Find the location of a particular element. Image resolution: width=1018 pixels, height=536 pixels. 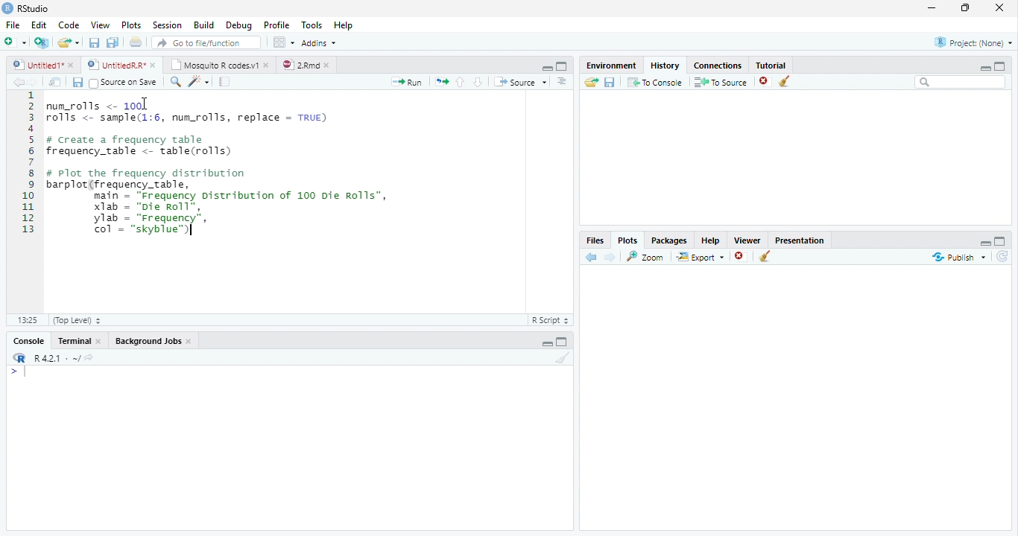

Expand Height is located at coordinates (563, 342).